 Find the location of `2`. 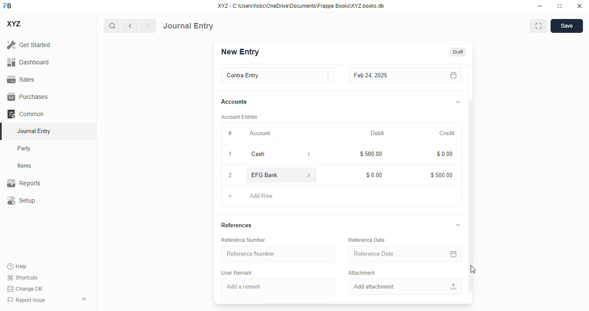

2 is located at coordinates (230, 175).